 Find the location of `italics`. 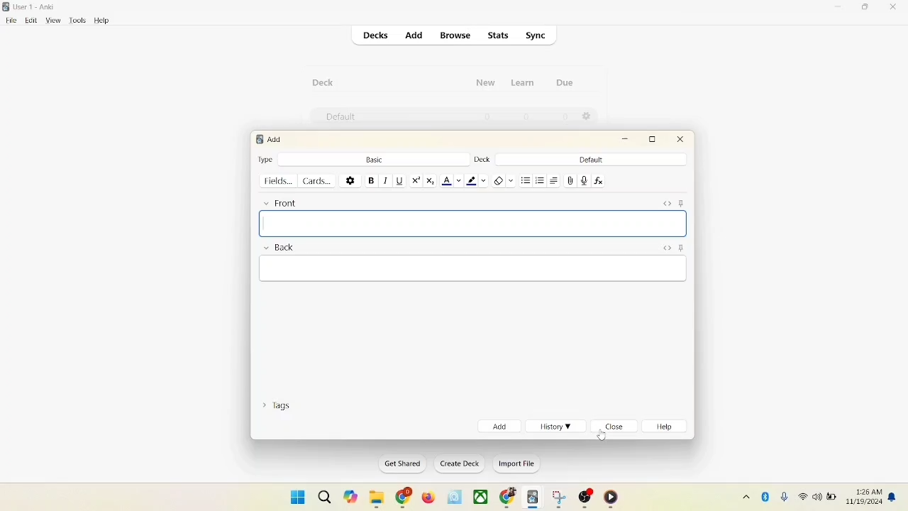

italics is located at coordinates (384, 181).